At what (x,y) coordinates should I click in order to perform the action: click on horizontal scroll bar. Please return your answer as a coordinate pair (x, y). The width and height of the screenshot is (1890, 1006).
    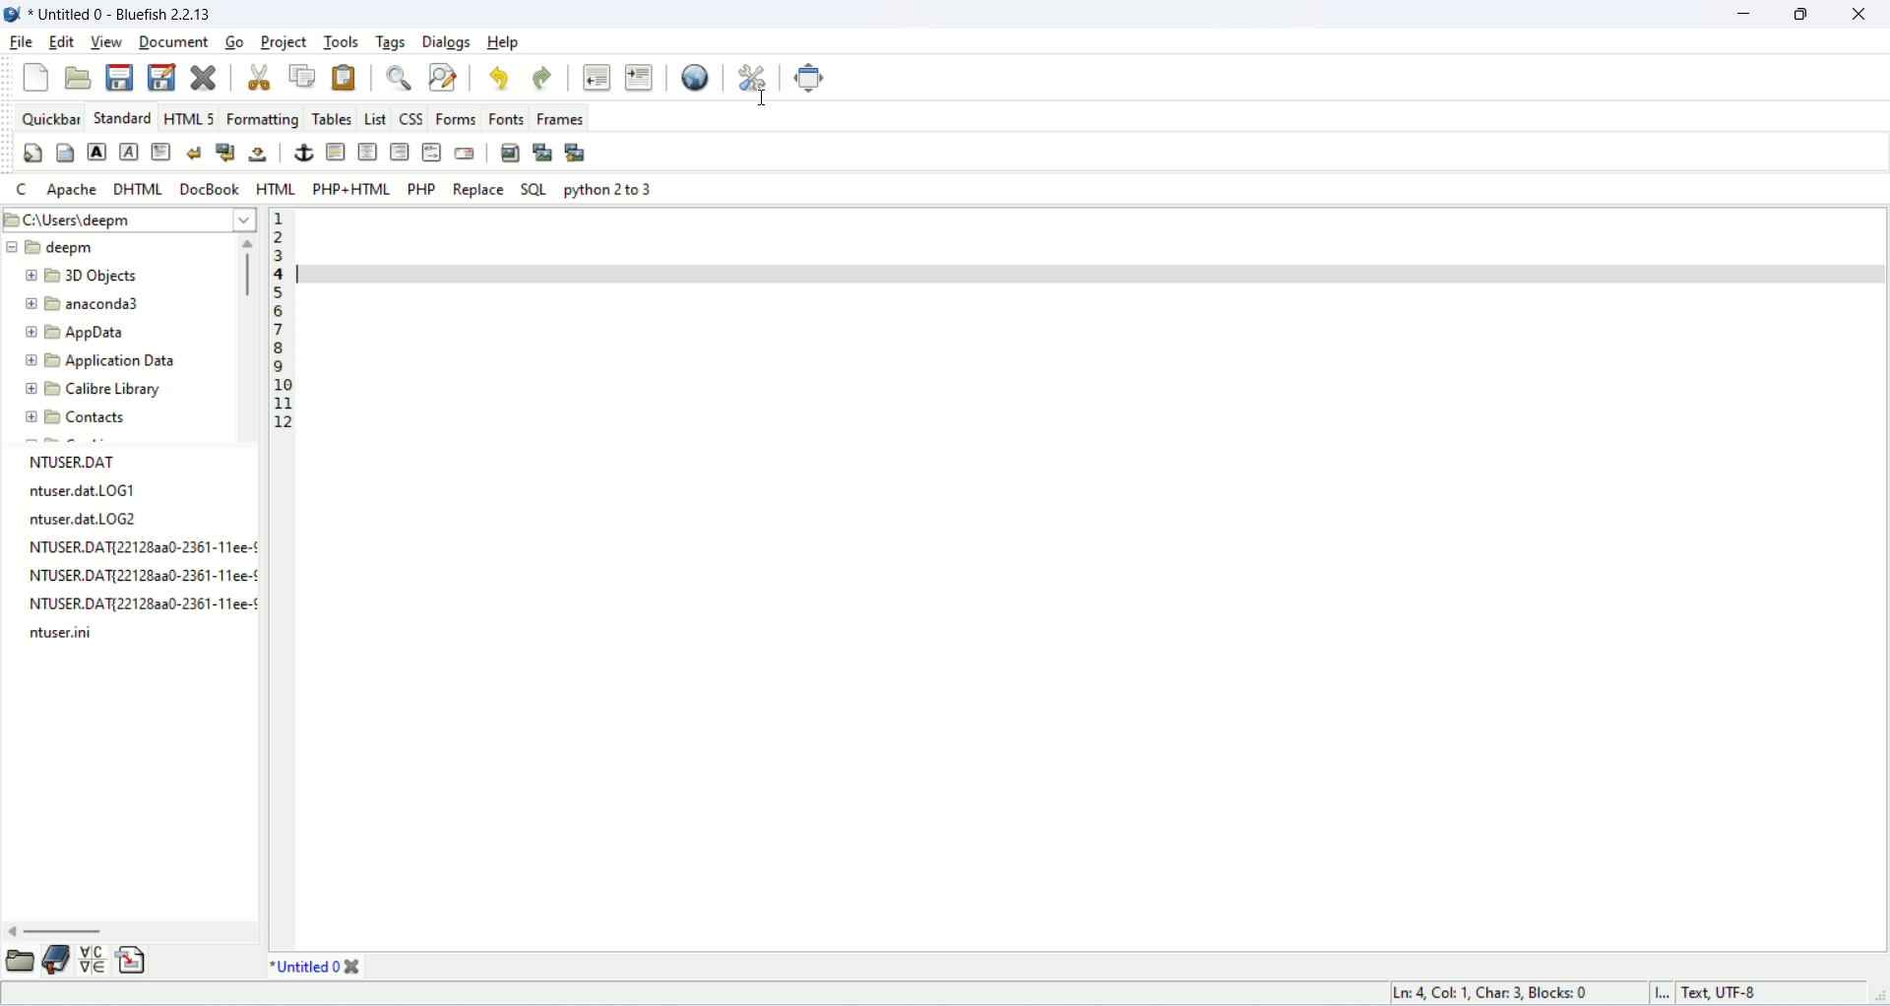
    Looking at the image, I should click on (130, 932).